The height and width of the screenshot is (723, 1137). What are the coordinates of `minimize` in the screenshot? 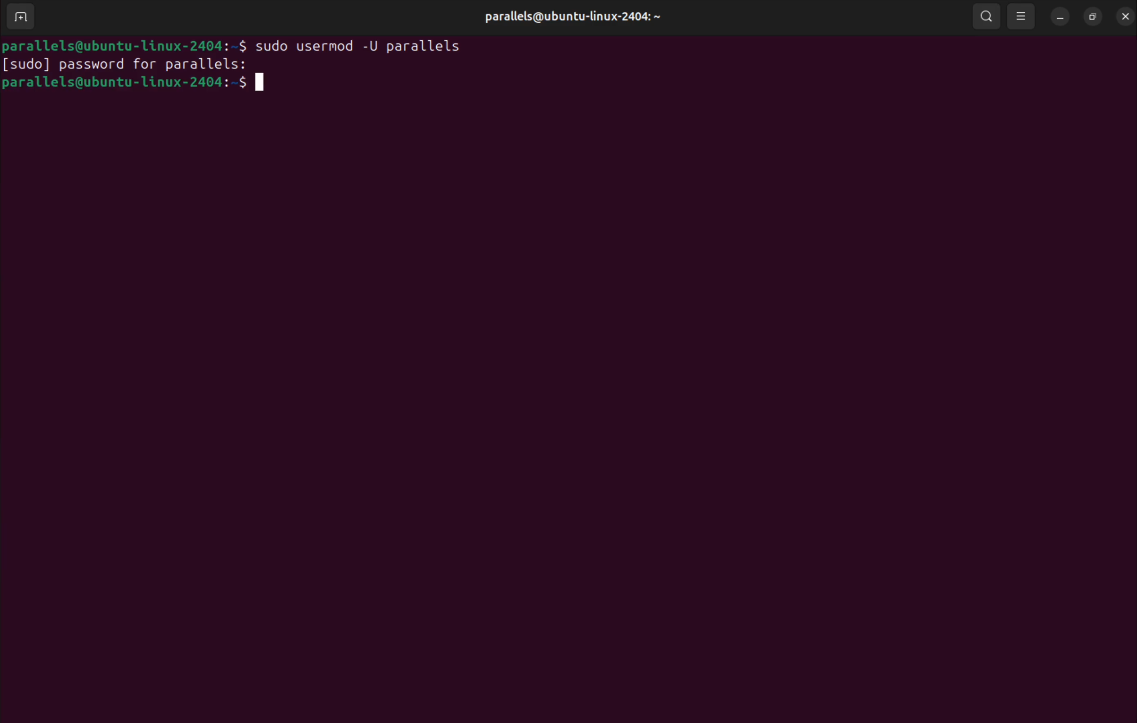 It's located at (1061, 17).